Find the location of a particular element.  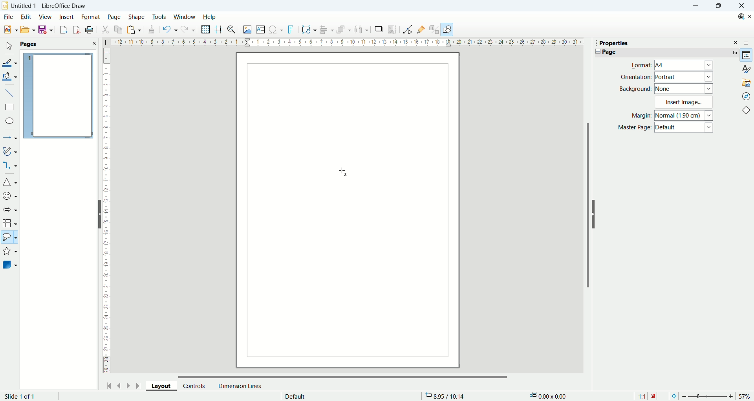

symbol shapes is located at coordinates (10, 195).